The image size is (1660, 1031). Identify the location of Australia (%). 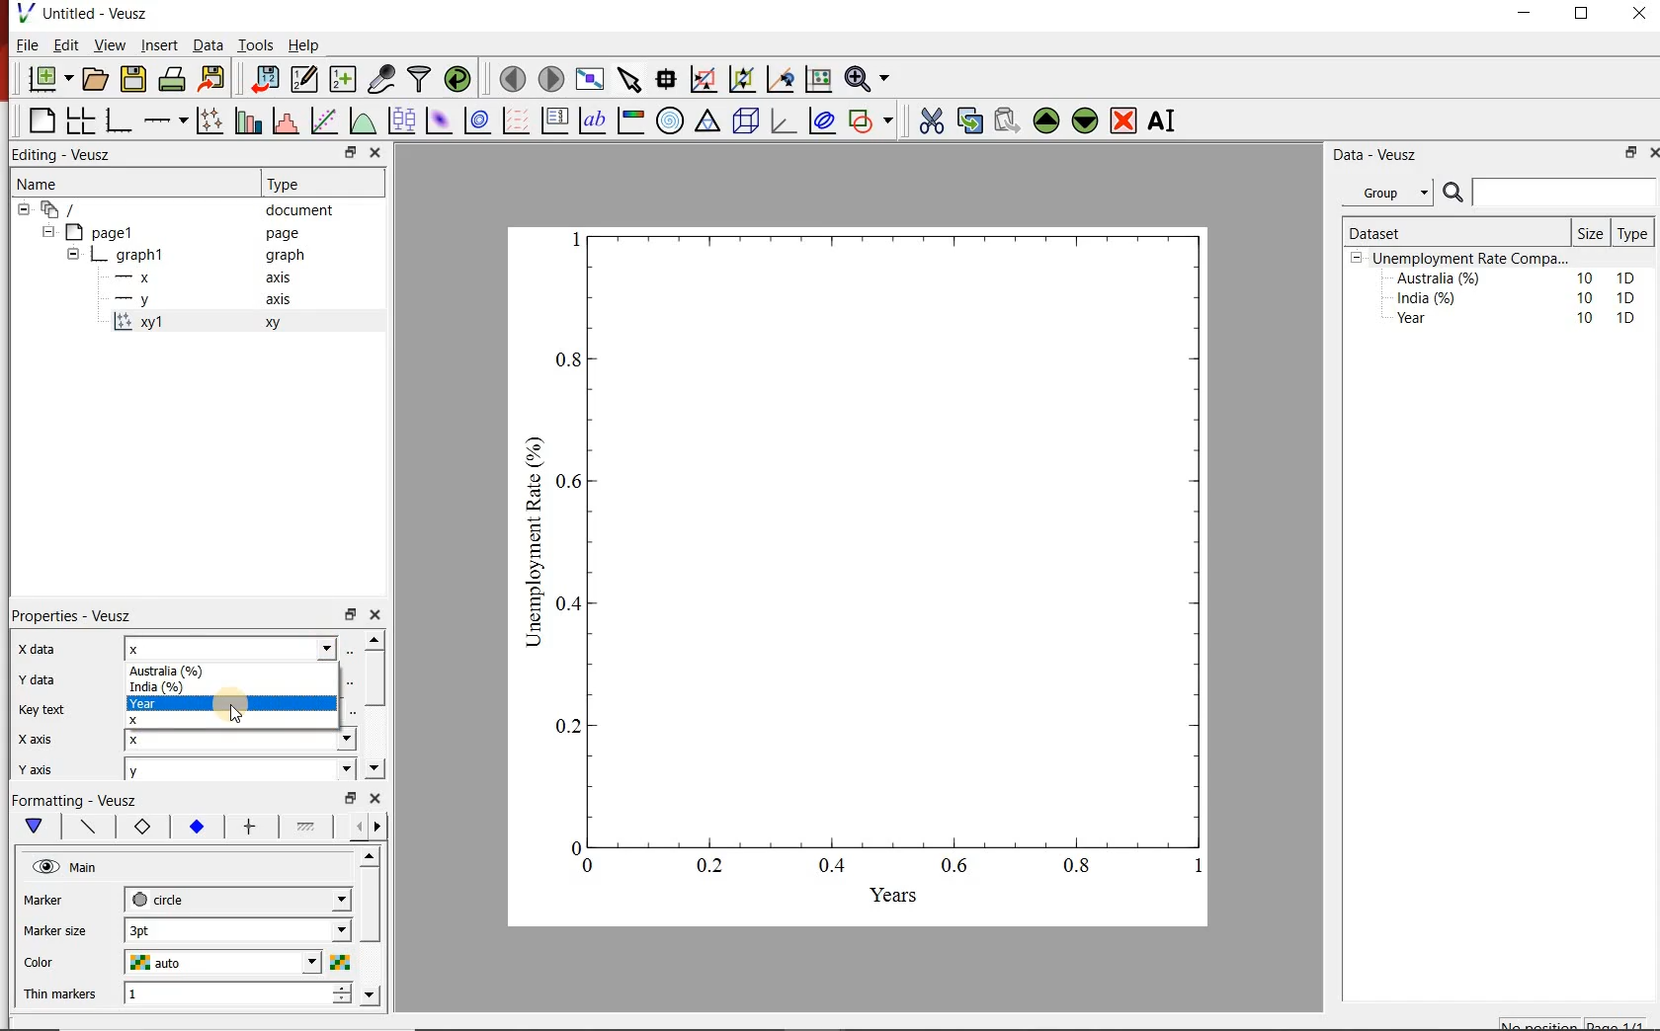
(243, 671).